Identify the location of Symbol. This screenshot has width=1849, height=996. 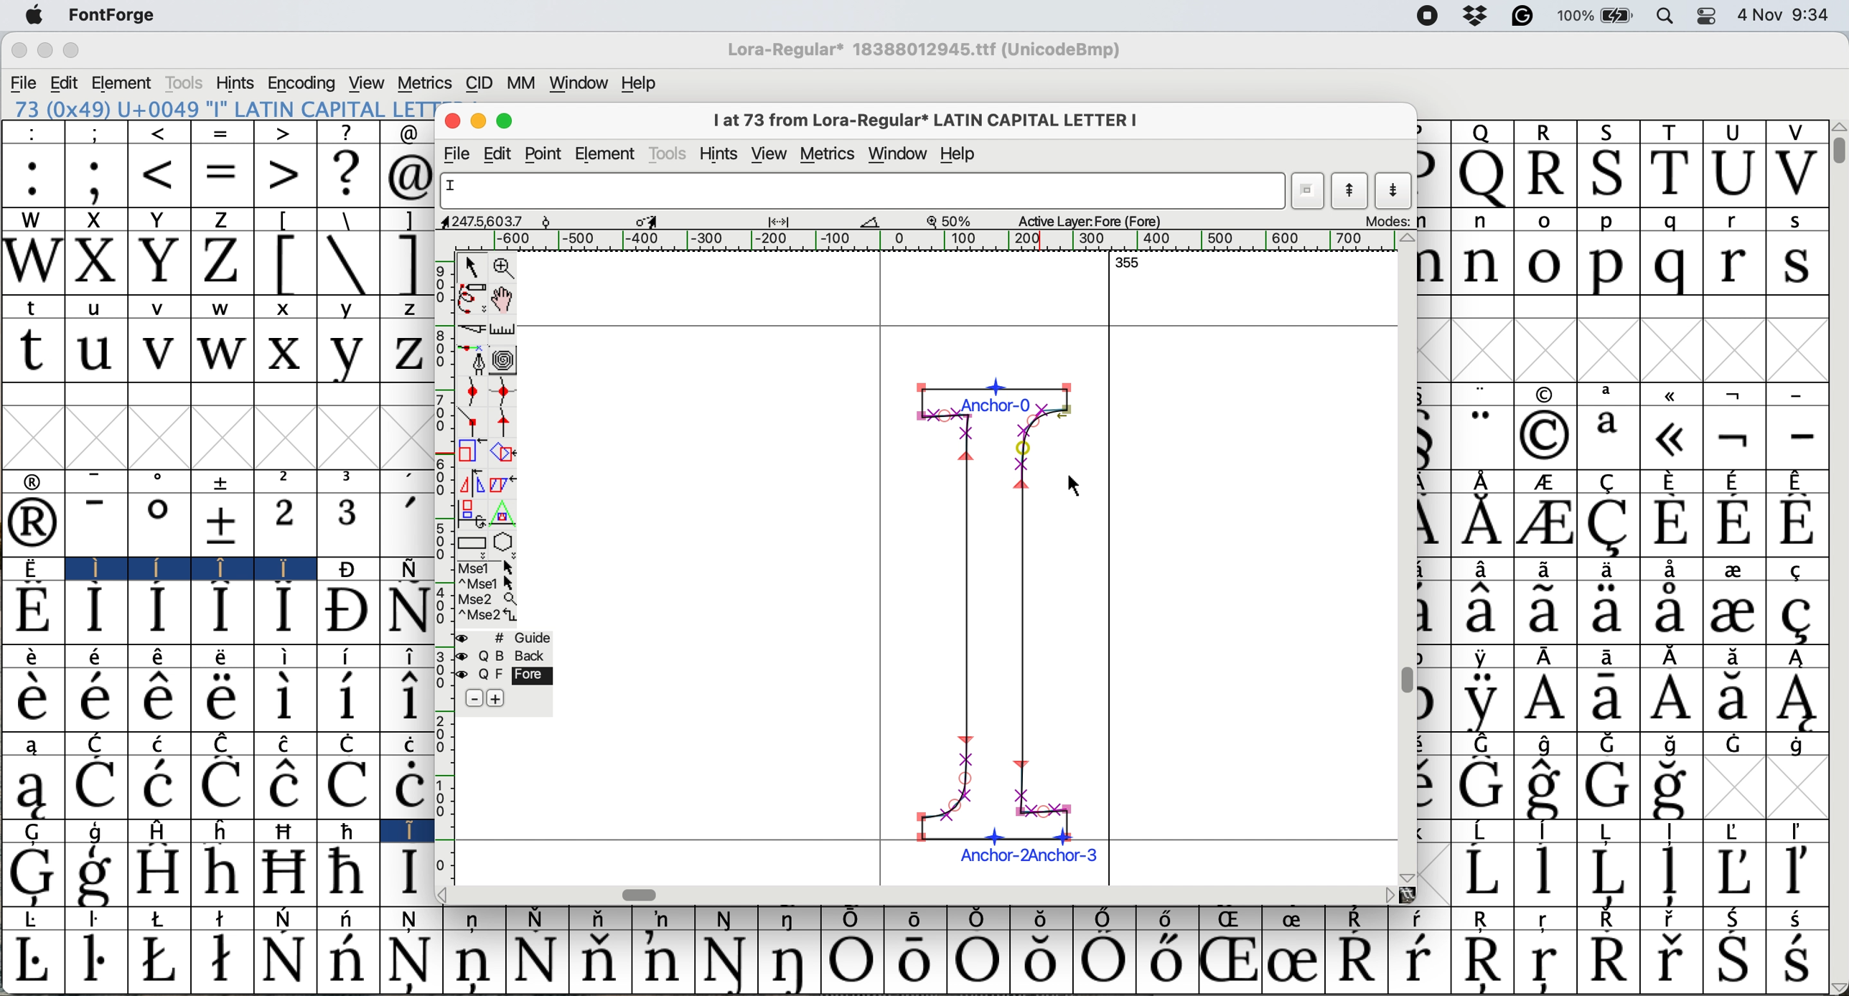
(162, 919).